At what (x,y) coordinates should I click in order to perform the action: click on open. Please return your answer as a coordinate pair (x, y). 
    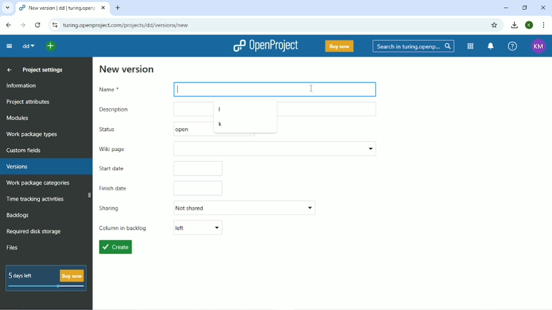
    Looking at the image, I should click on (179, 128).